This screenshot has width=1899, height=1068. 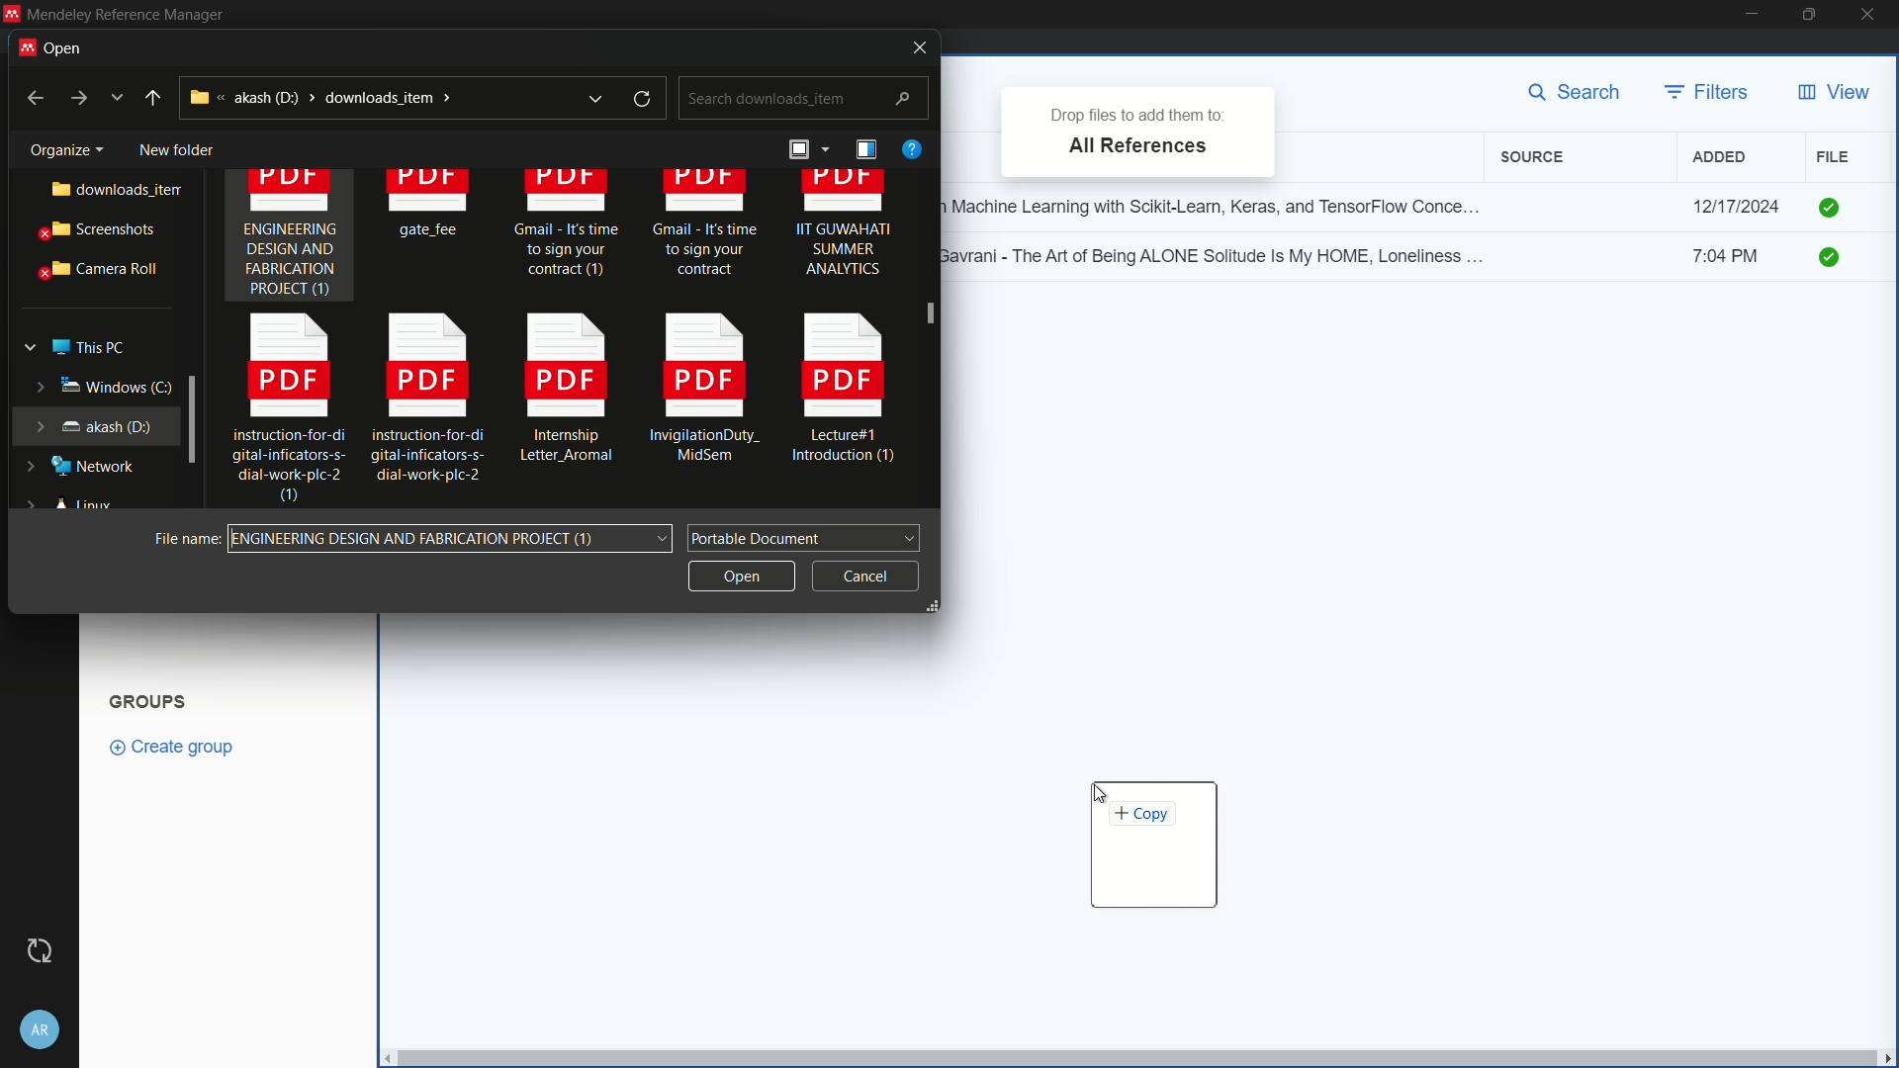 I want to click on Sync, so click(x=40, y=950).